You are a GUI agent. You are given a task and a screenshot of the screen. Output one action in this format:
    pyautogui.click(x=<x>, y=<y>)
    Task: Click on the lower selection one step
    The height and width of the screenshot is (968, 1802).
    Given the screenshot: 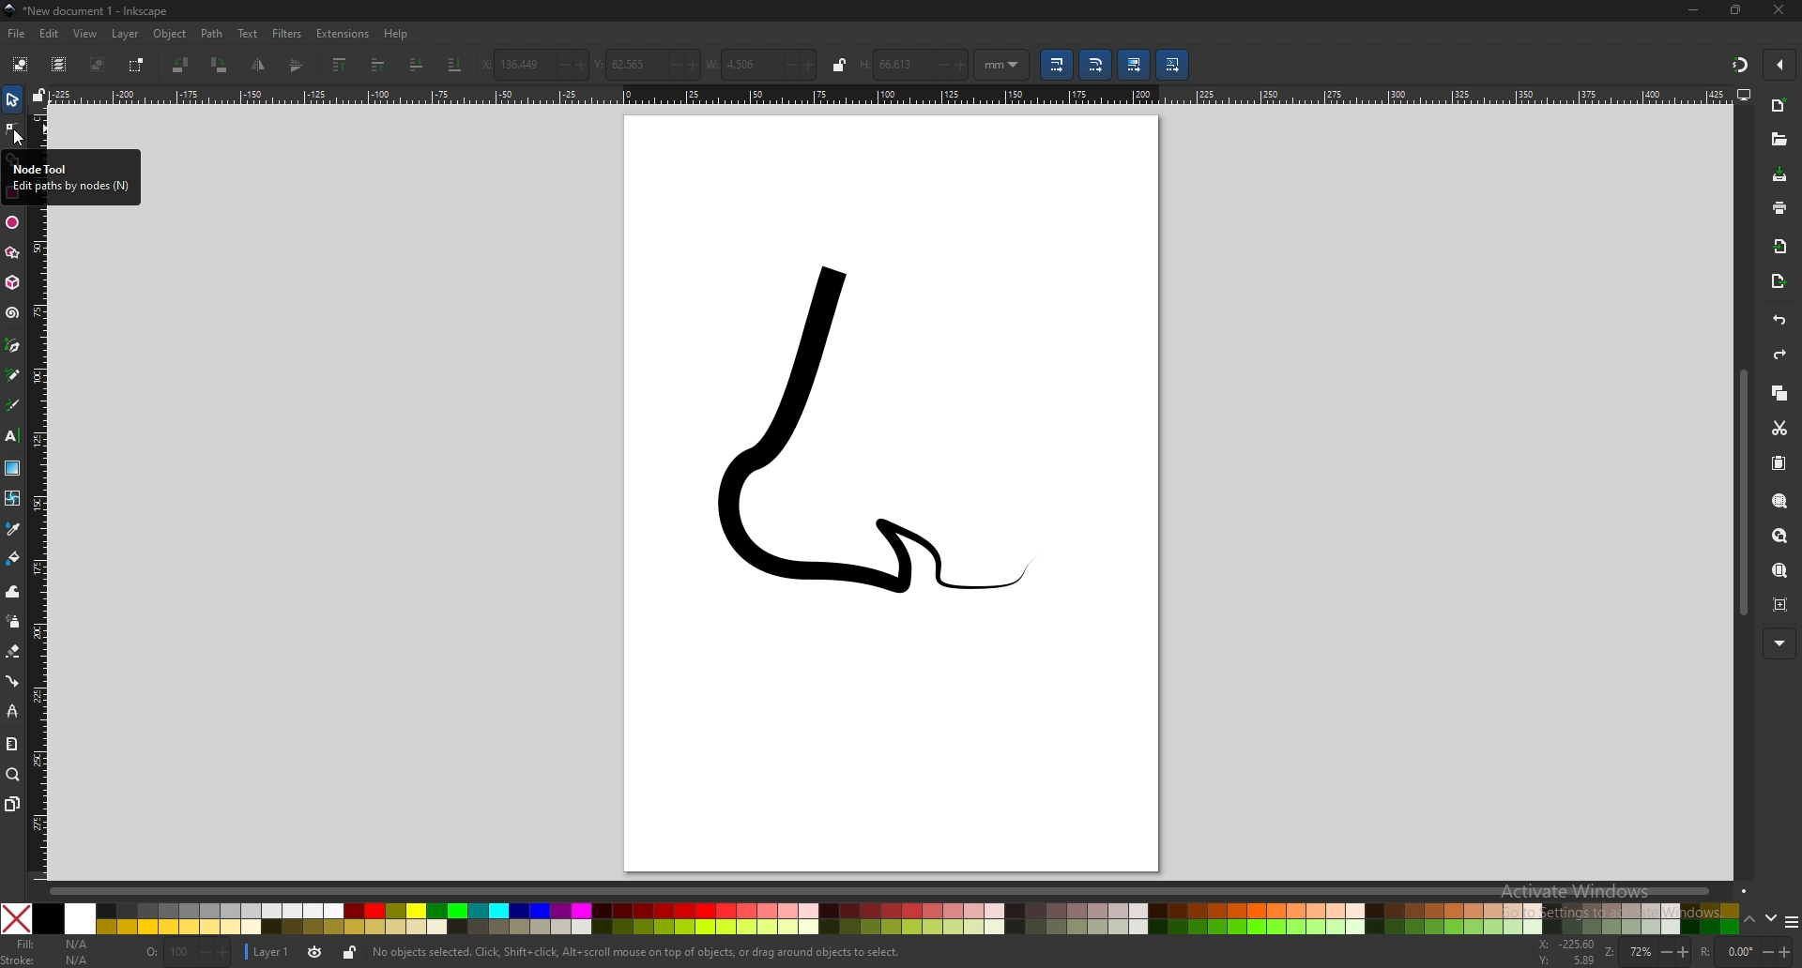 What is the action you would take?
    pyautogui.click(x=417, y=65)
    